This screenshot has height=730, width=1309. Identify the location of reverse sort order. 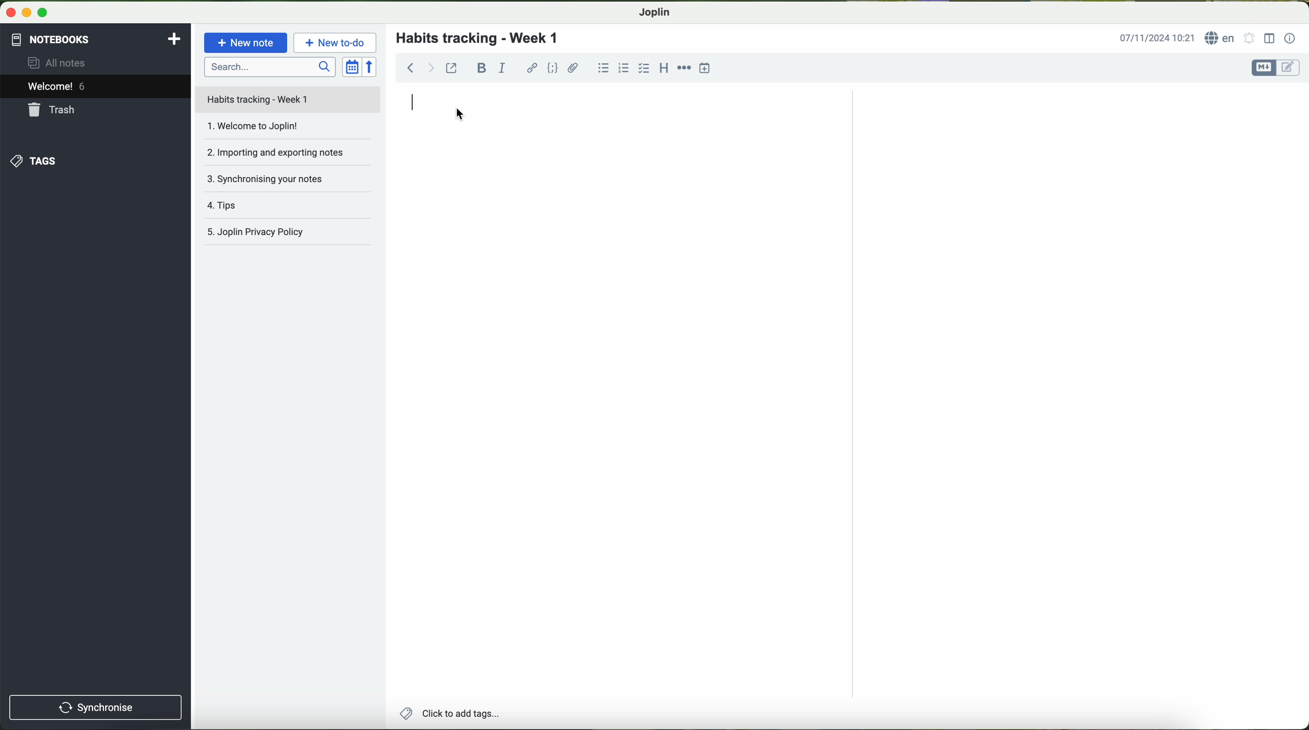
(370, 67).